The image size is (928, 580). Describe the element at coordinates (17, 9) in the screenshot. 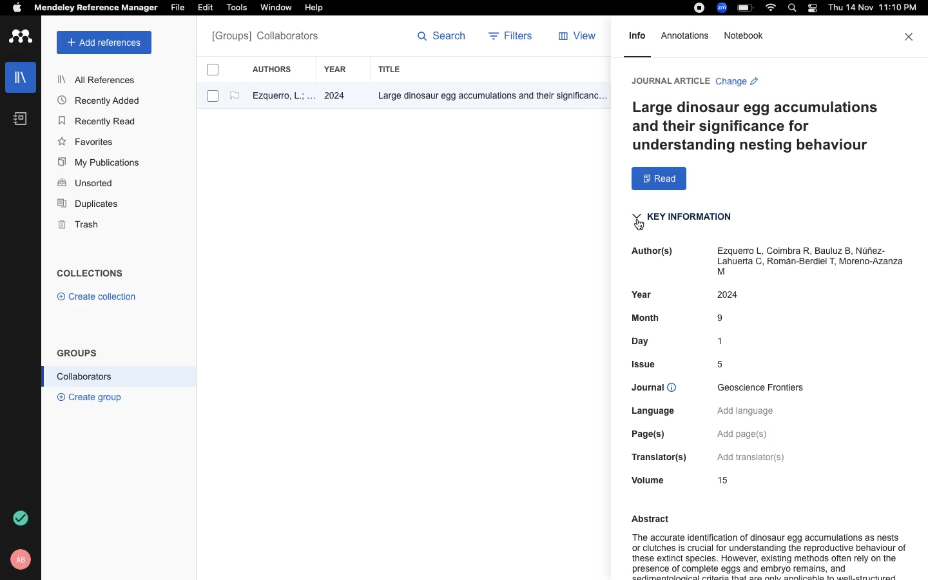

I see `apple logo` at that location.